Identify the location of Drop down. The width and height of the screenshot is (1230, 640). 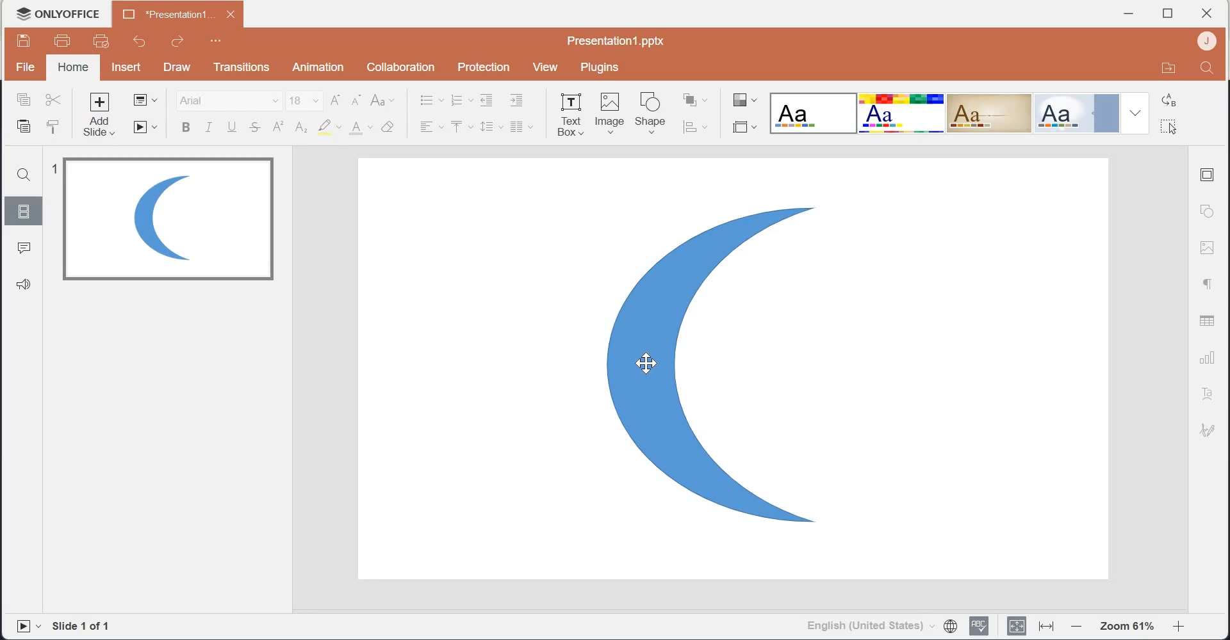
(1134, 113).